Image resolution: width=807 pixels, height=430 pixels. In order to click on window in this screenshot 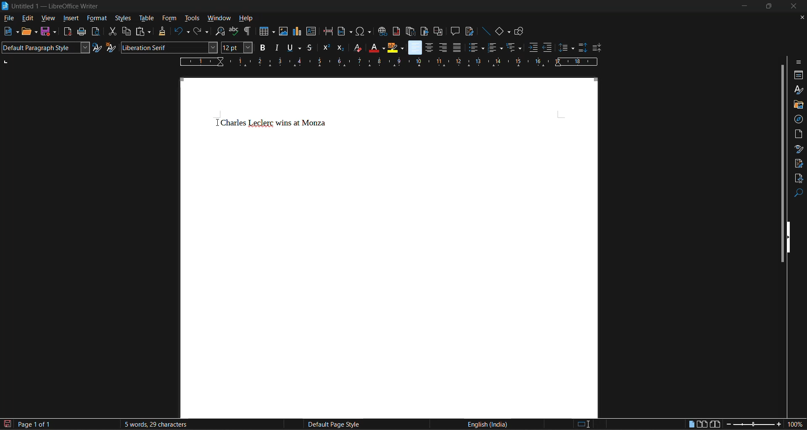, I will do `click(218, 18)`.